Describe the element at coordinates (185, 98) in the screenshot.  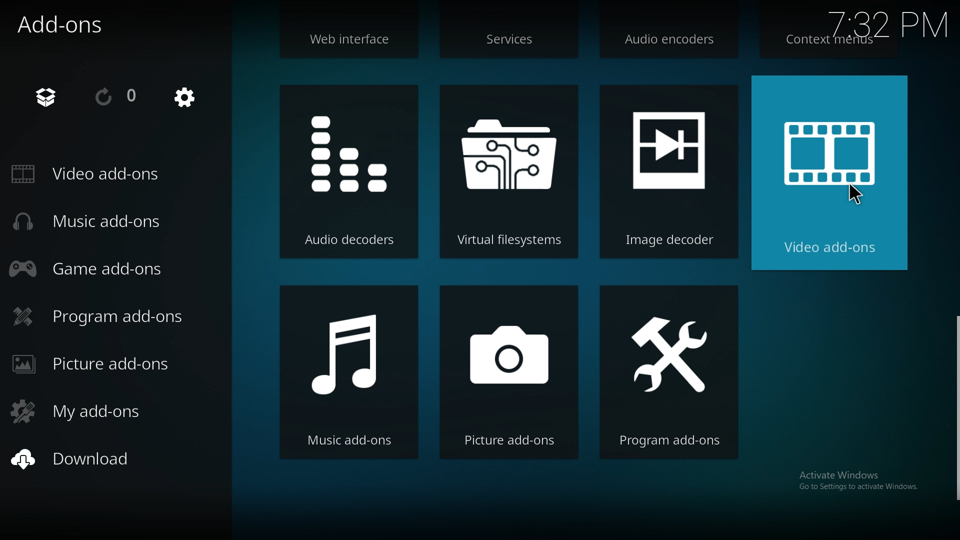
I see `settings` at that location.